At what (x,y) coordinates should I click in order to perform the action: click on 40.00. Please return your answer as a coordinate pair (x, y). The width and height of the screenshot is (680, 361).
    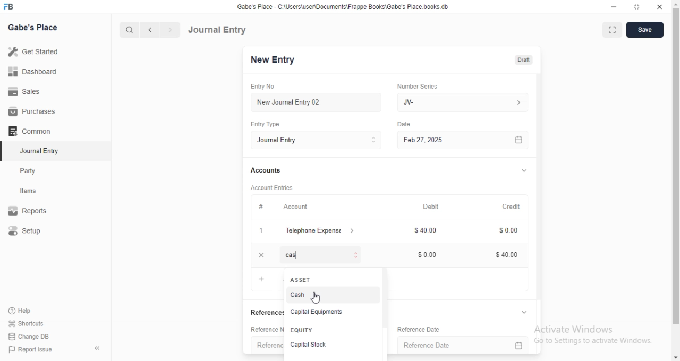
    Looking at the image, I should click on (506, 256).